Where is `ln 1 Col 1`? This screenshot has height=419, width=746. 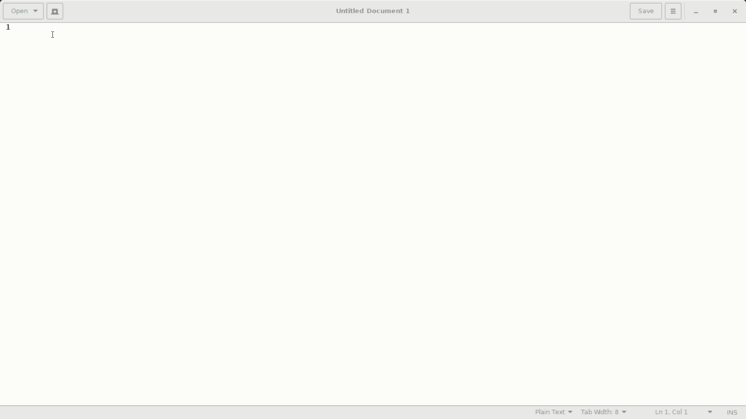
ln 1 Col 1 is located at coordinates (682, 411).